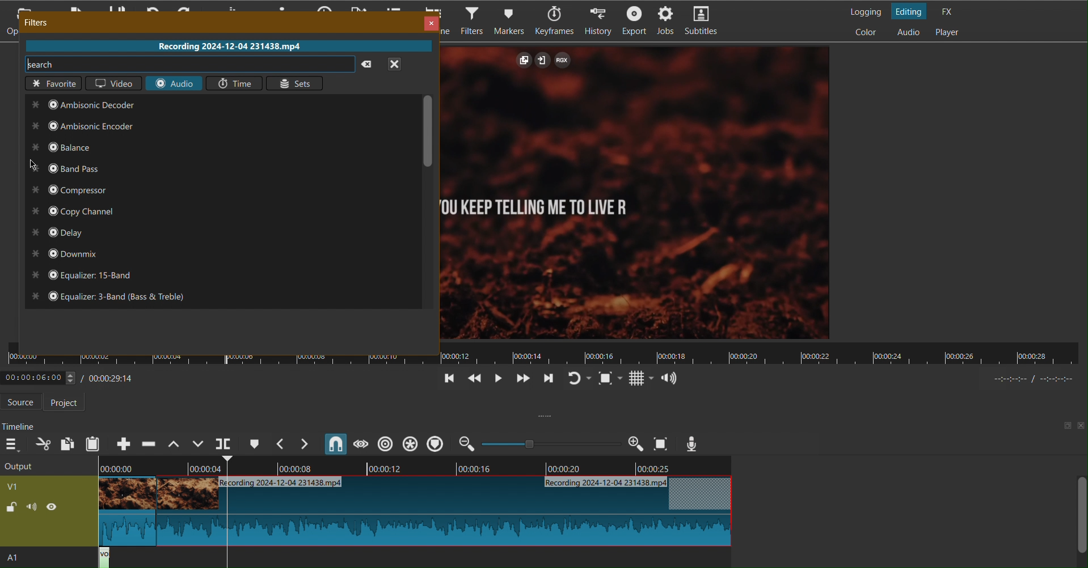 The height and width of the screenshot is (568, 1088). What do you see at coordinates (400, 65) in the screenshot?
I see `close` at bounding box center [400, 65].